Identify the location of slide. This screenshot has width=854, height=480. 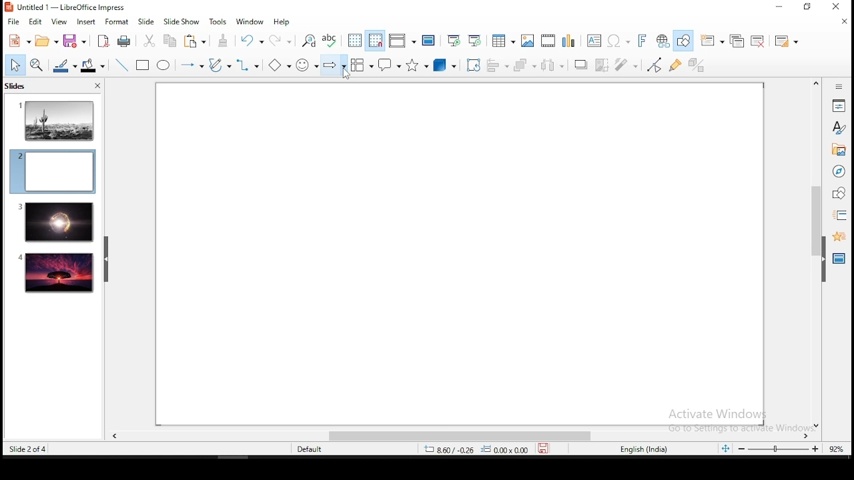
(57, 273).